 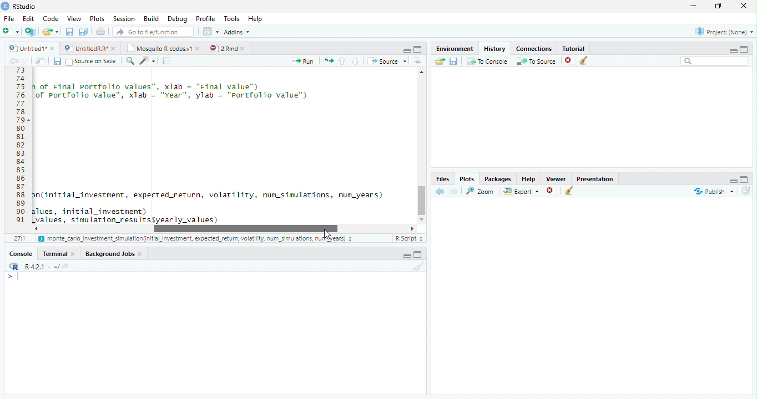 What do you see at coordinates (732, 180) in the screenshot?
I see `Hide` at bounding box center [732, 180].